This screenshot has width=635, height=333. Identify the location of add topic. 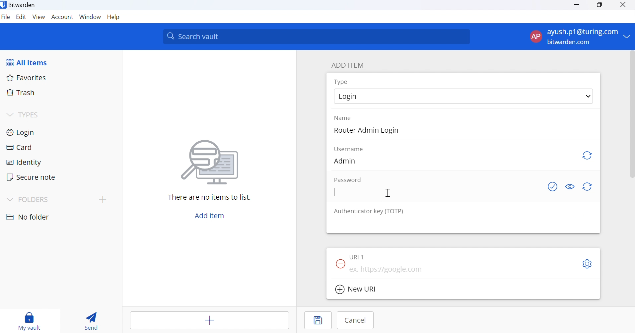
(103, 199).